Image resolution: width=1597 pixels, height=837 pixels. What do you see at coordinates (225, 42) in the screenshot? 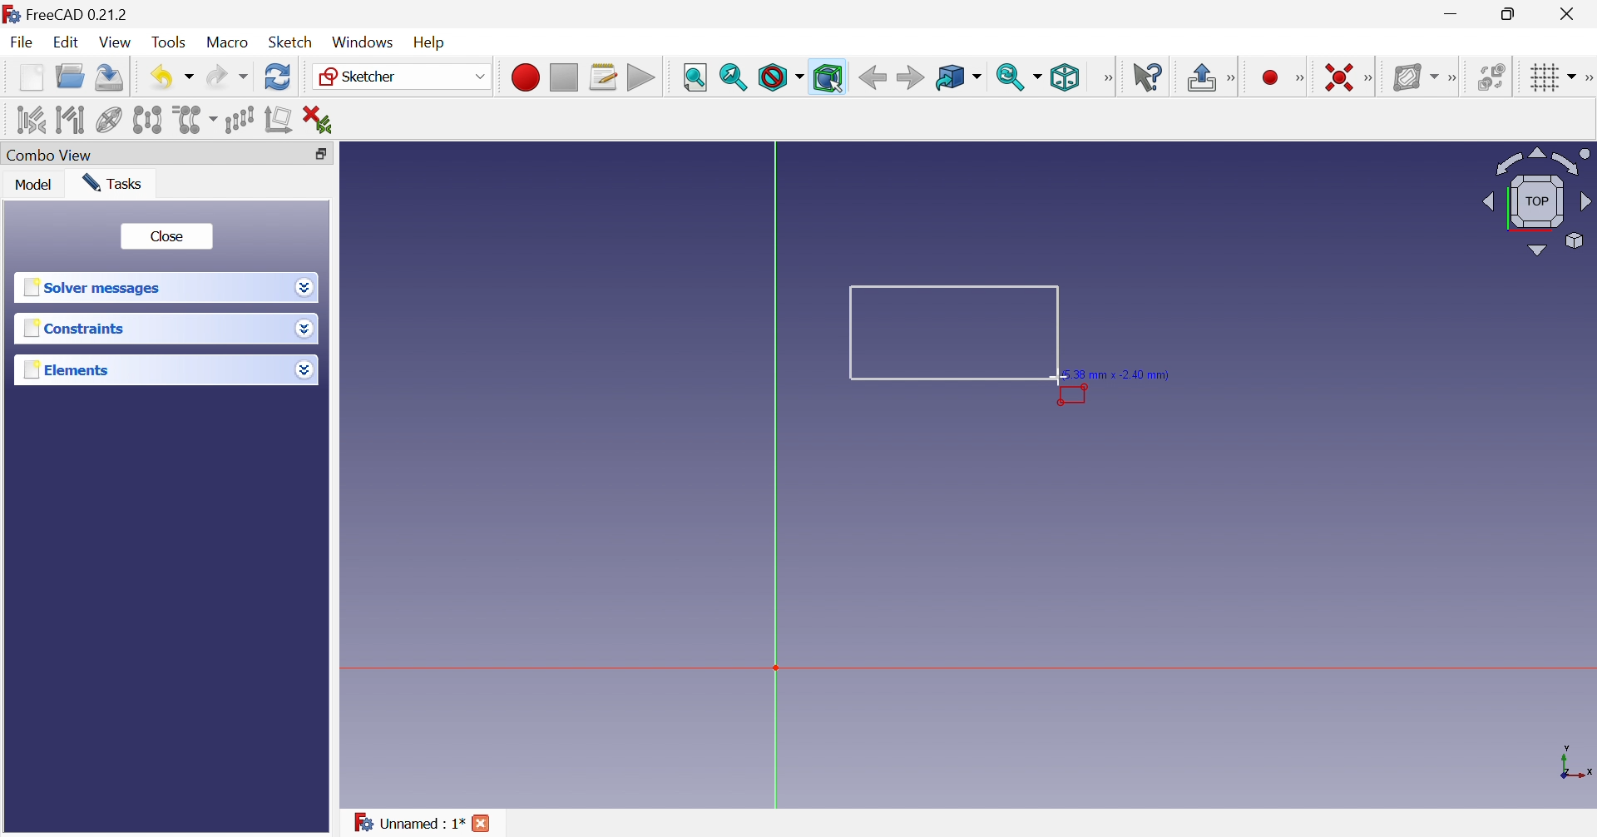
I see `Macro` at bounding box center [225, 42].